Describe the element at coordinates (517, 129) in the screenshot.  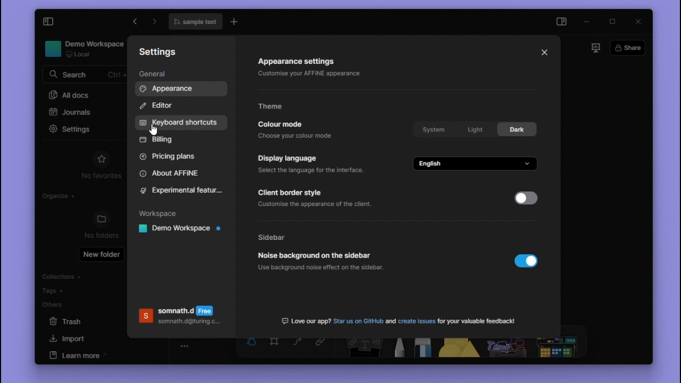
I see `Dark` at that location.